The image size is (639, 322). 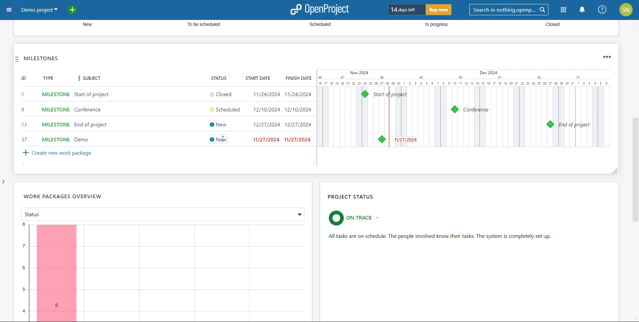 What do you see at coordinates (614, 171) in the screenshot?
I see `resize` at bounding box center [614, 171].